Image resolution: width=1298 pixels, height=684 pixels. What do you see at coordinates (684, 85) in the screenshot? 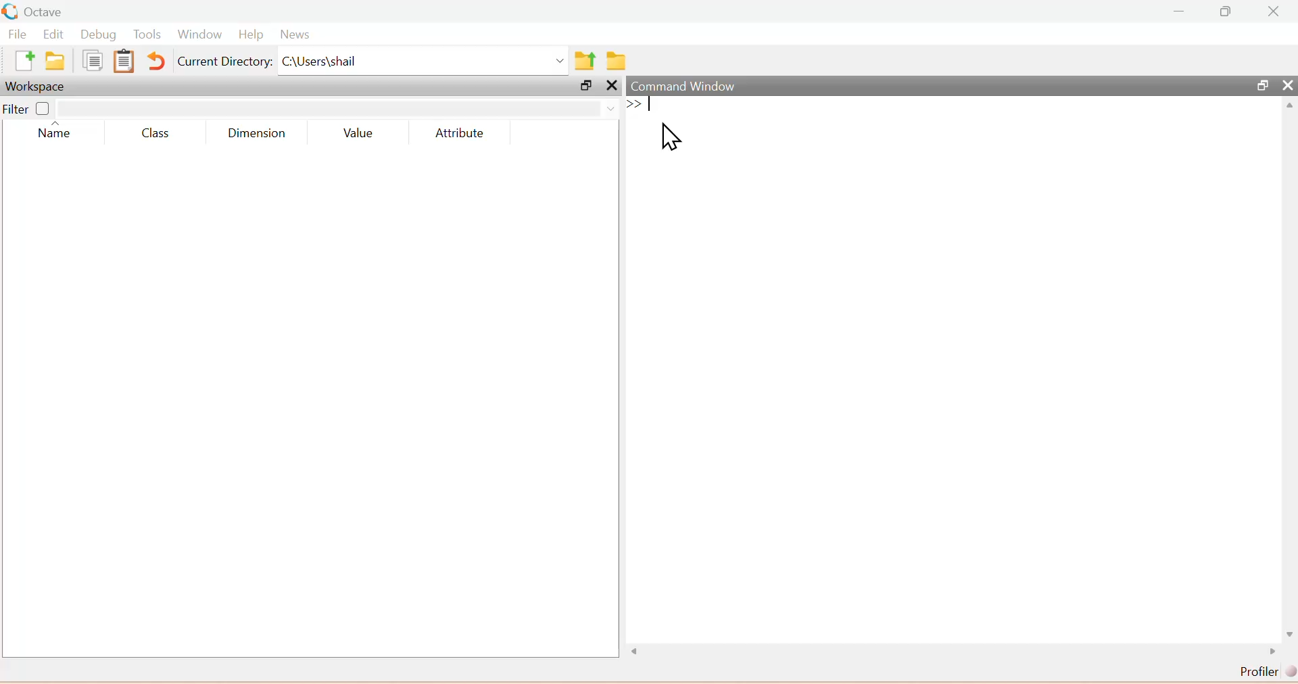
I see `Command Window` at bounding box center [684, 85].